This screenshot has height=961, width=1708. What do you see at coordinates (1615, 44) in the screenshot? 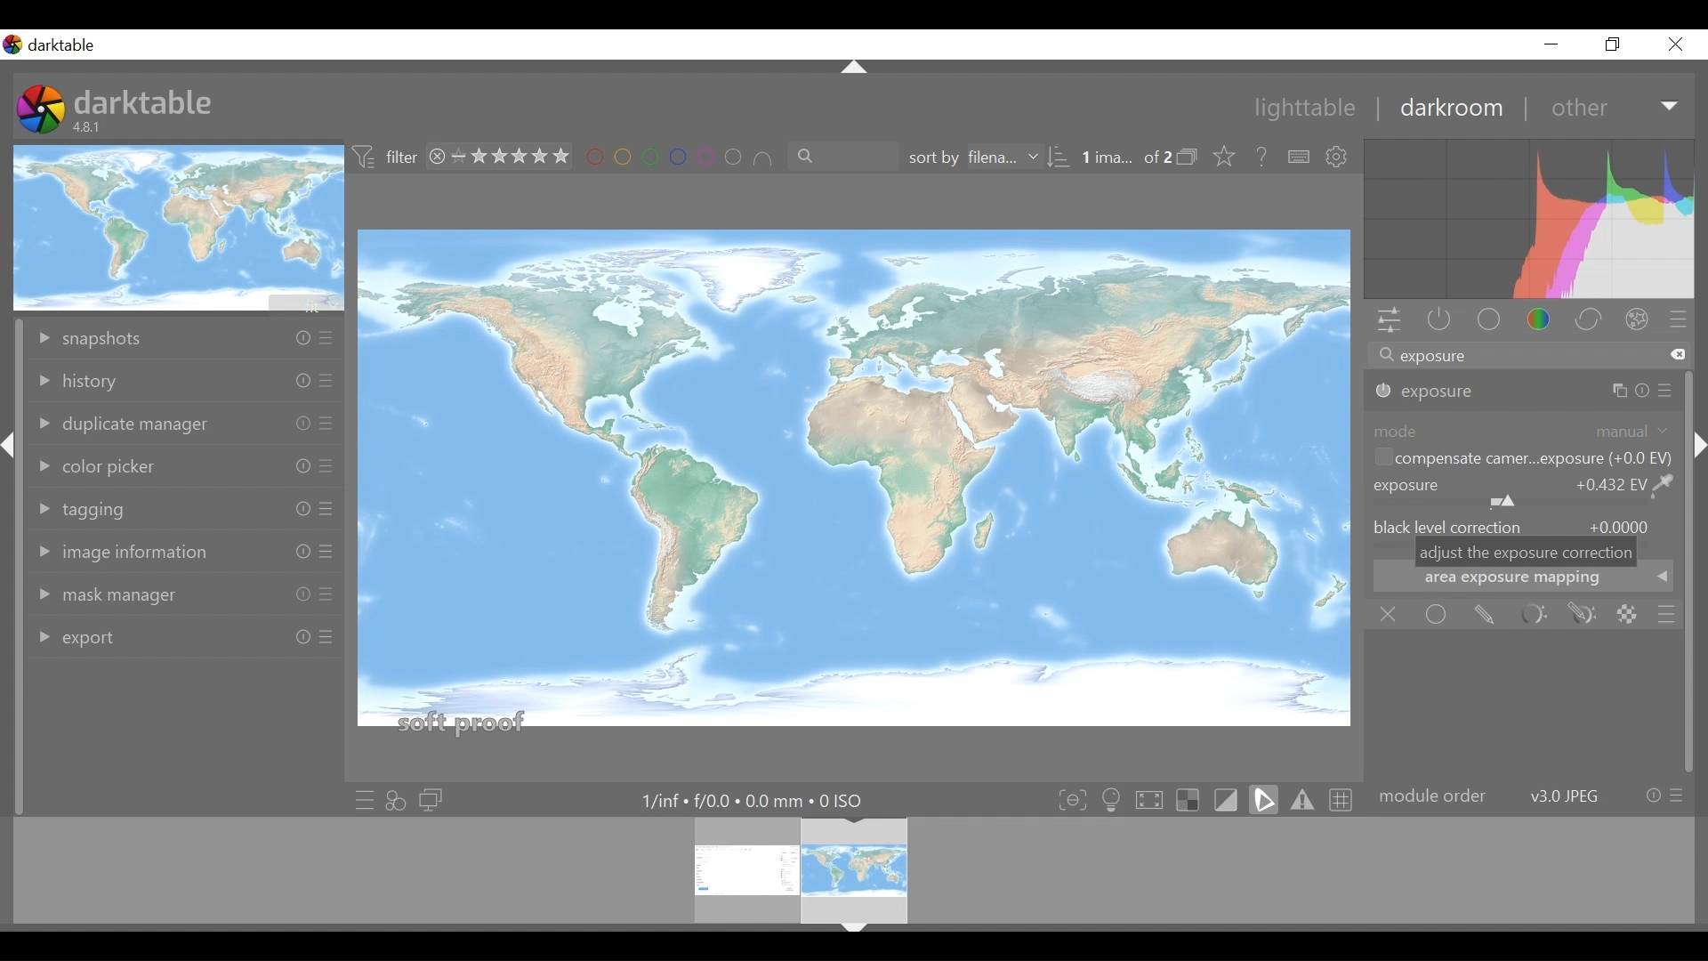
I see `resize` at bounding box center [1615, 44].